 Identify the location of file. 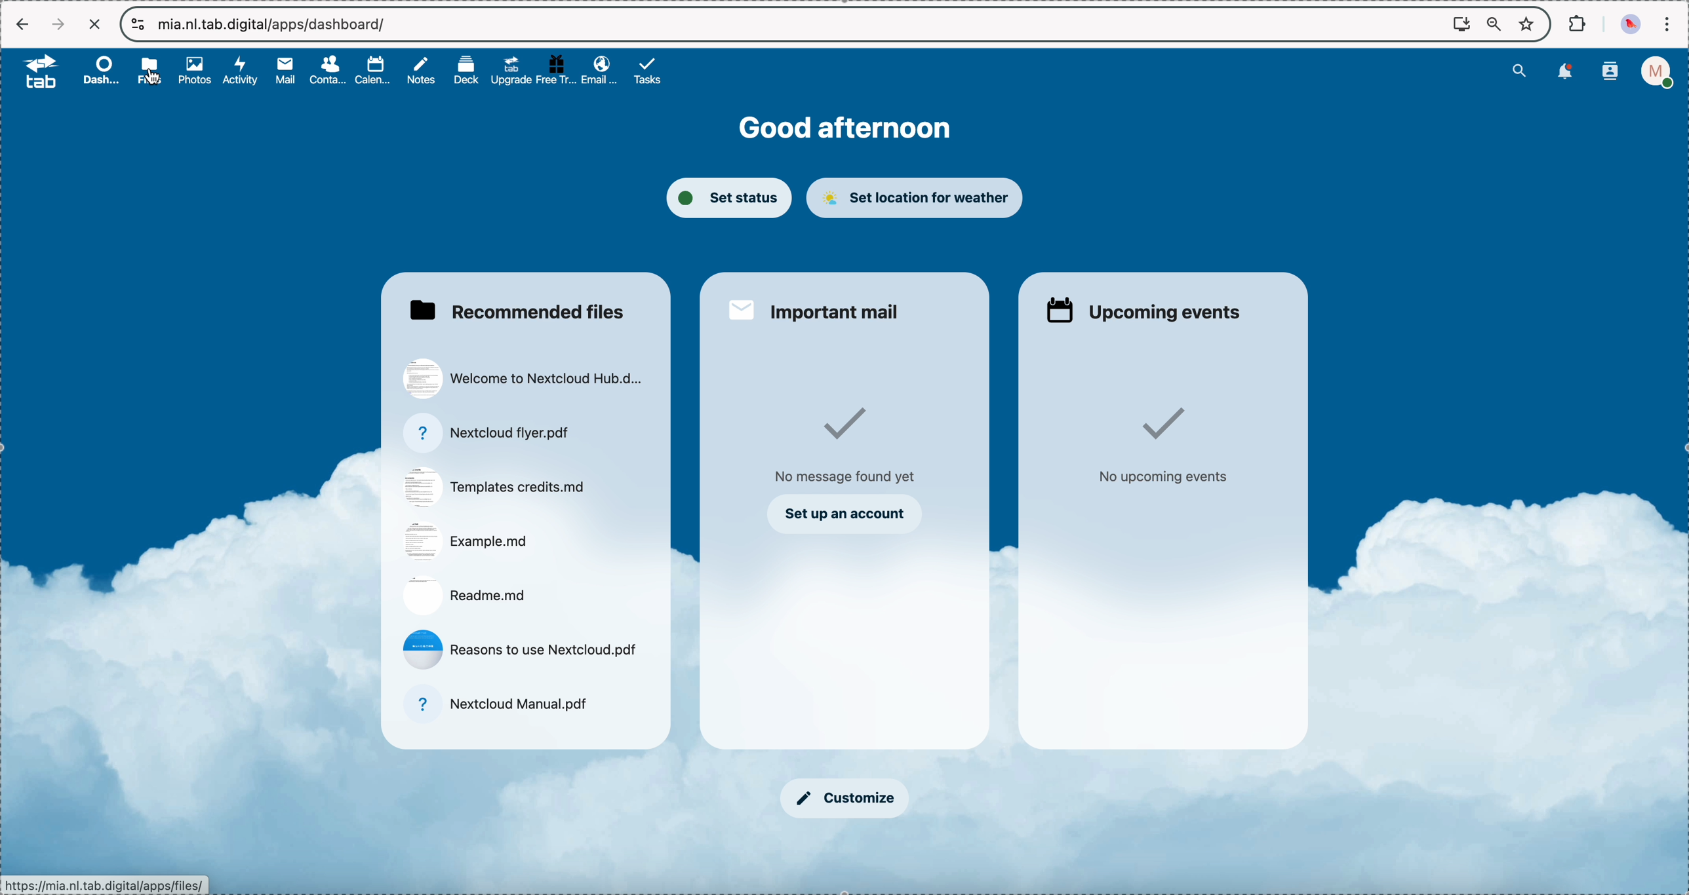
(498, 702).